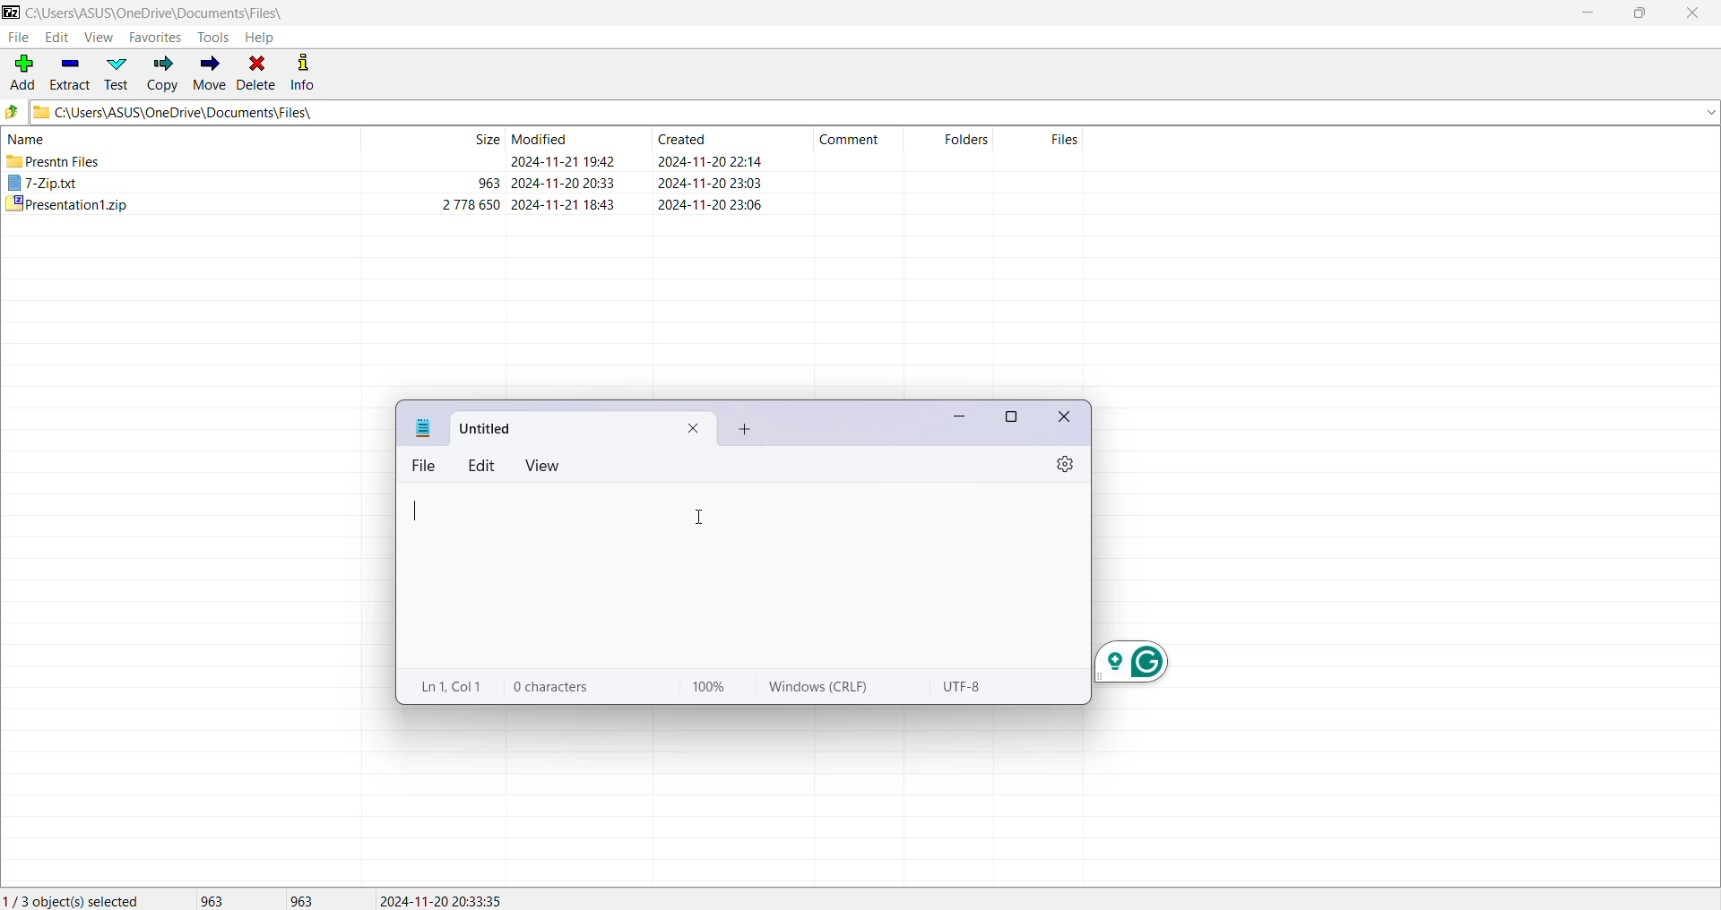  What do you see at coordinates (487, 139) in the screenshot?
I see `size` at bounding box center [487, 139].